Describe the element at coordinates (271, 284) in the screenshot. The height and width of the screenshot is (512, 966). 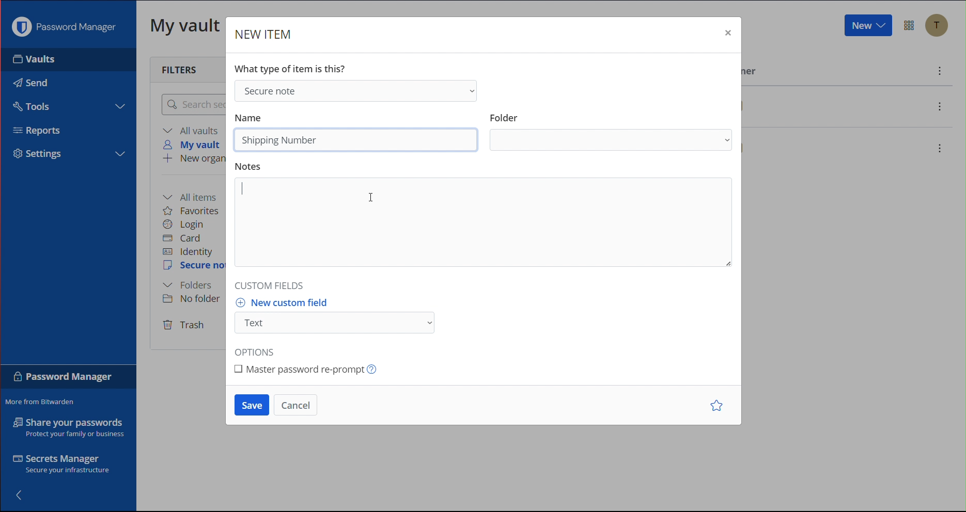
I see `Custom Fields` at that location.